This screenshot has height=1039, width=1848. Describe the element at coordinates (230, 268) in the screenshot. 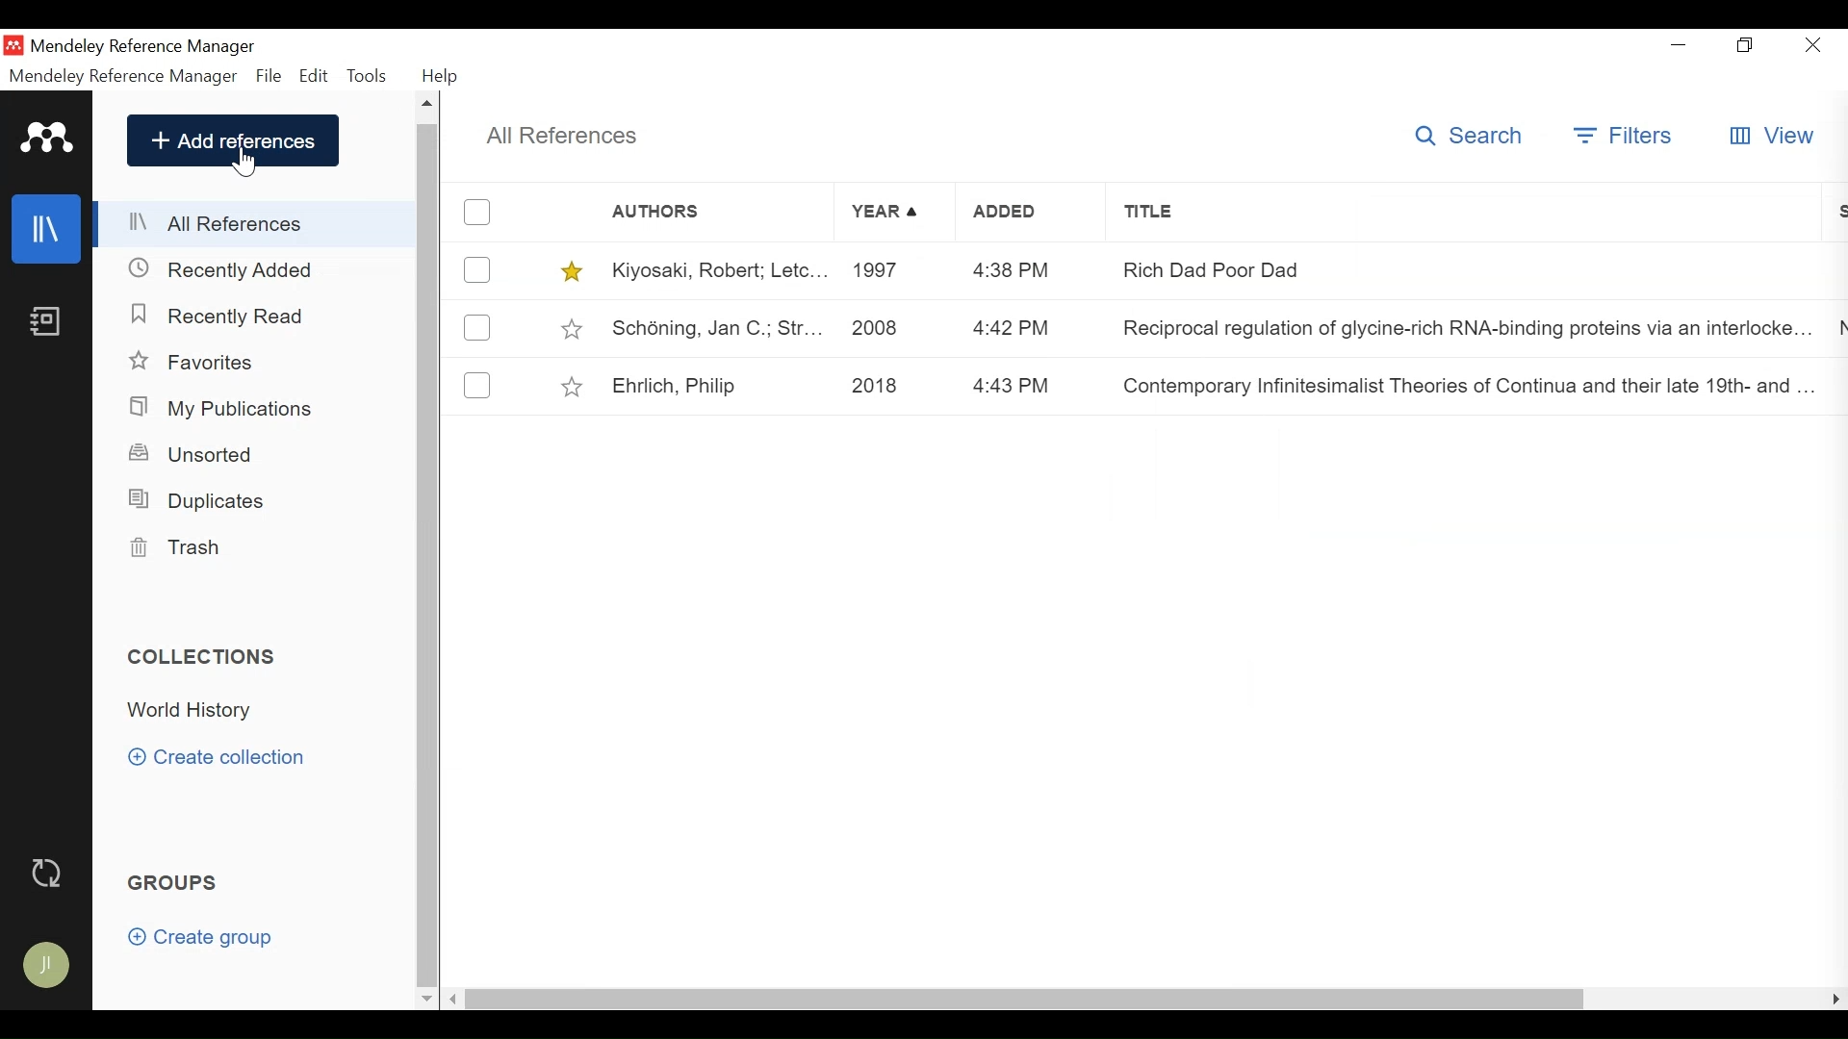

I see `Recently Added` at that location.